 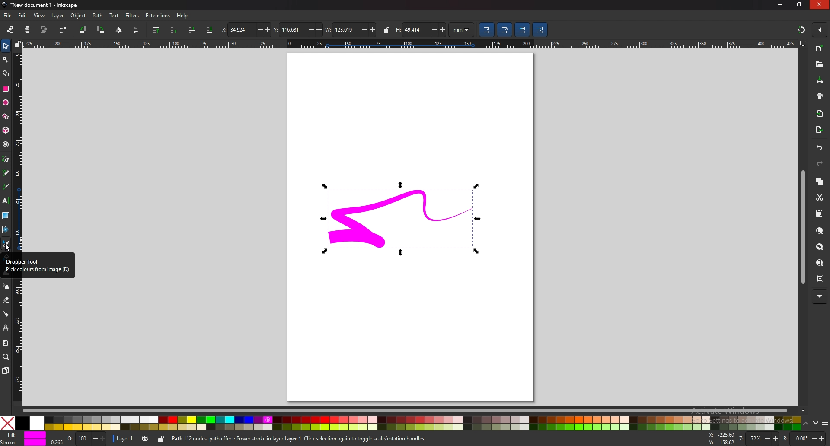 What do you see at coordinates (400, 423) in the screenshot?
I see `colors` at bounding box center [400, 423].